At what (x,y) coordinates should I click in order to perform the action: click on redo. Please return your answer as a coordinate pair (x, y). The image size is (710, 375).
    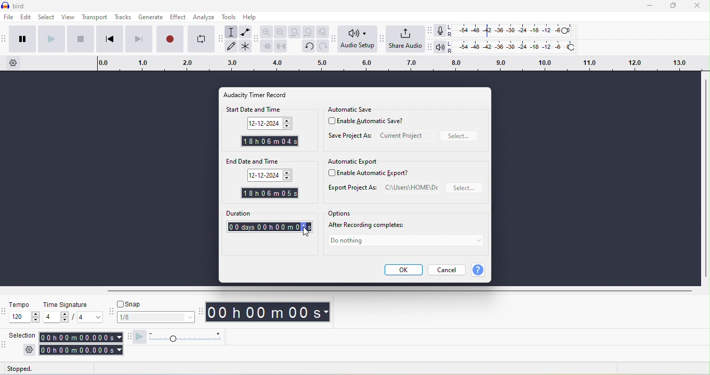
    Looking at the image, I should click on (324, 47).